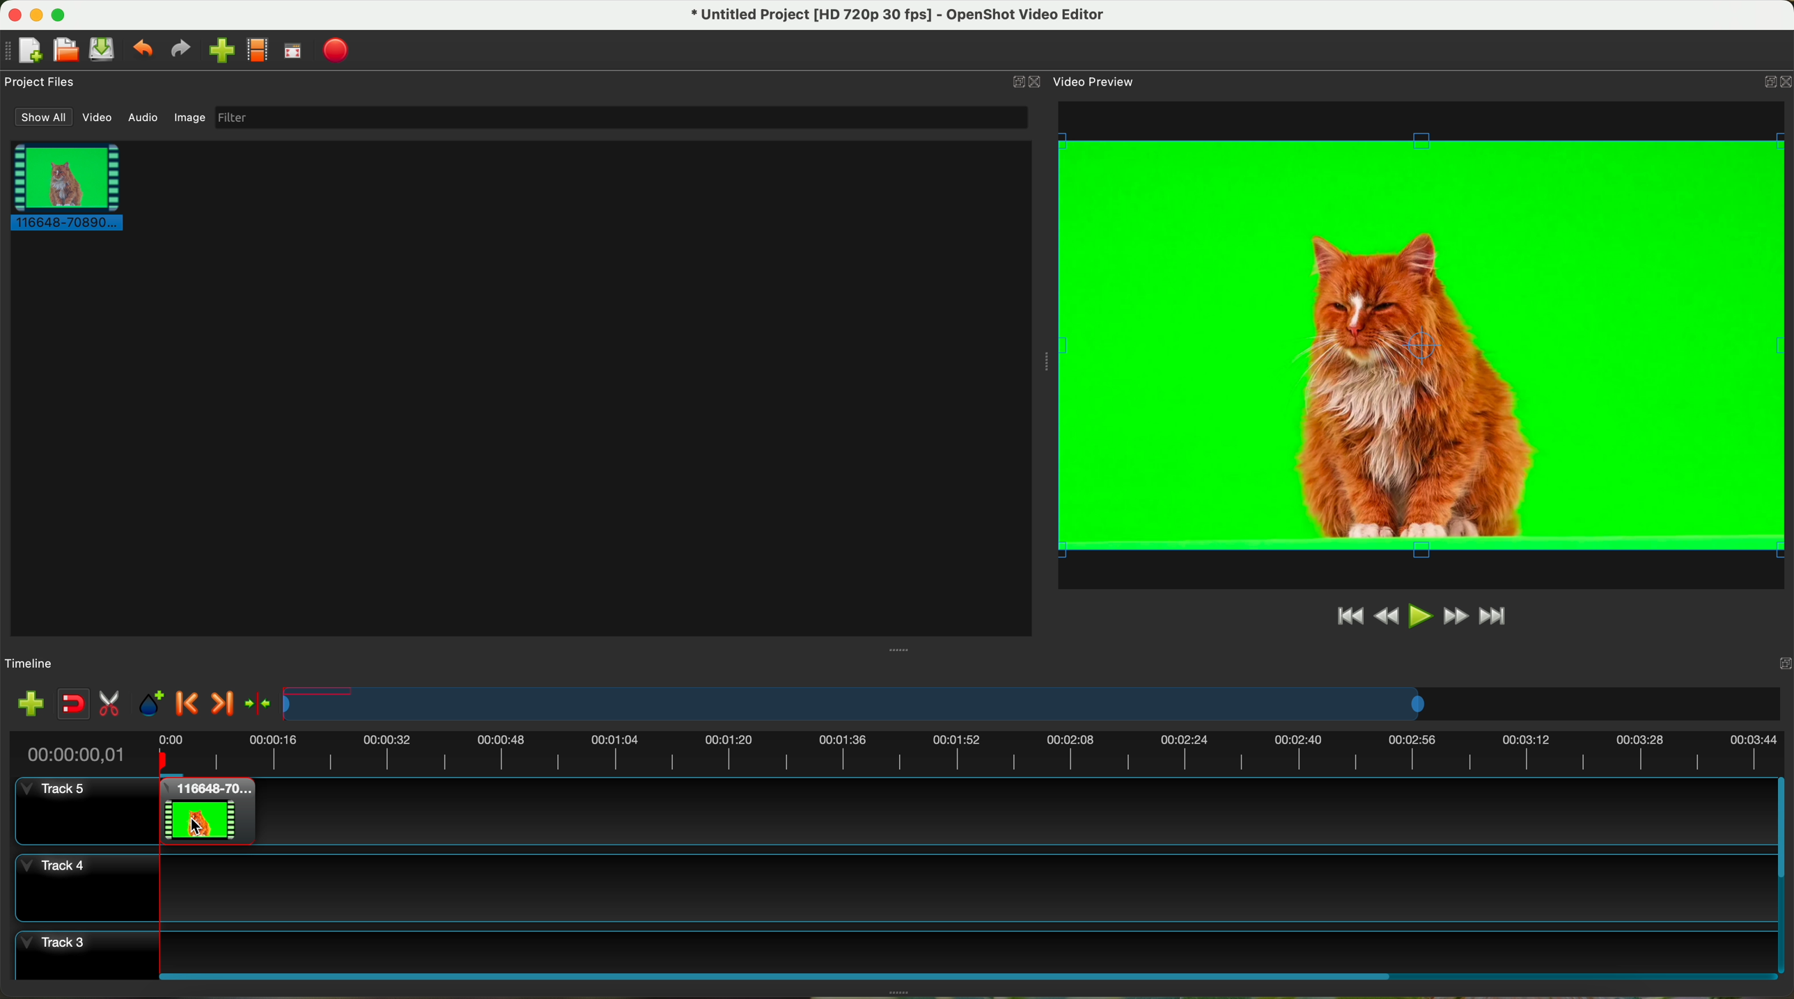  What do you see at coordinates (892, 888) in the screenshot?
I see `track 4` at bounding box center [892, 888].